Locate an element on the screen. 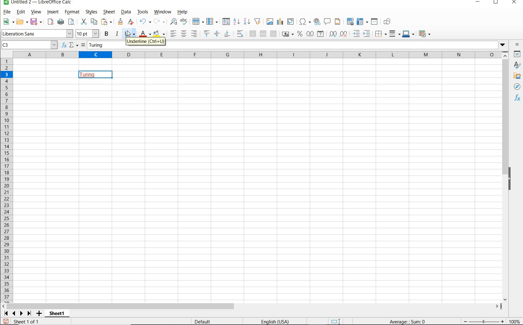  ITALIC is located at coordinates (117, 34).